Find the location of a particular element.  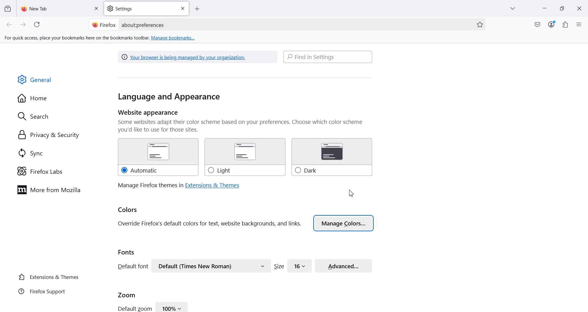

Cursor is located at coordinates (351, 193).